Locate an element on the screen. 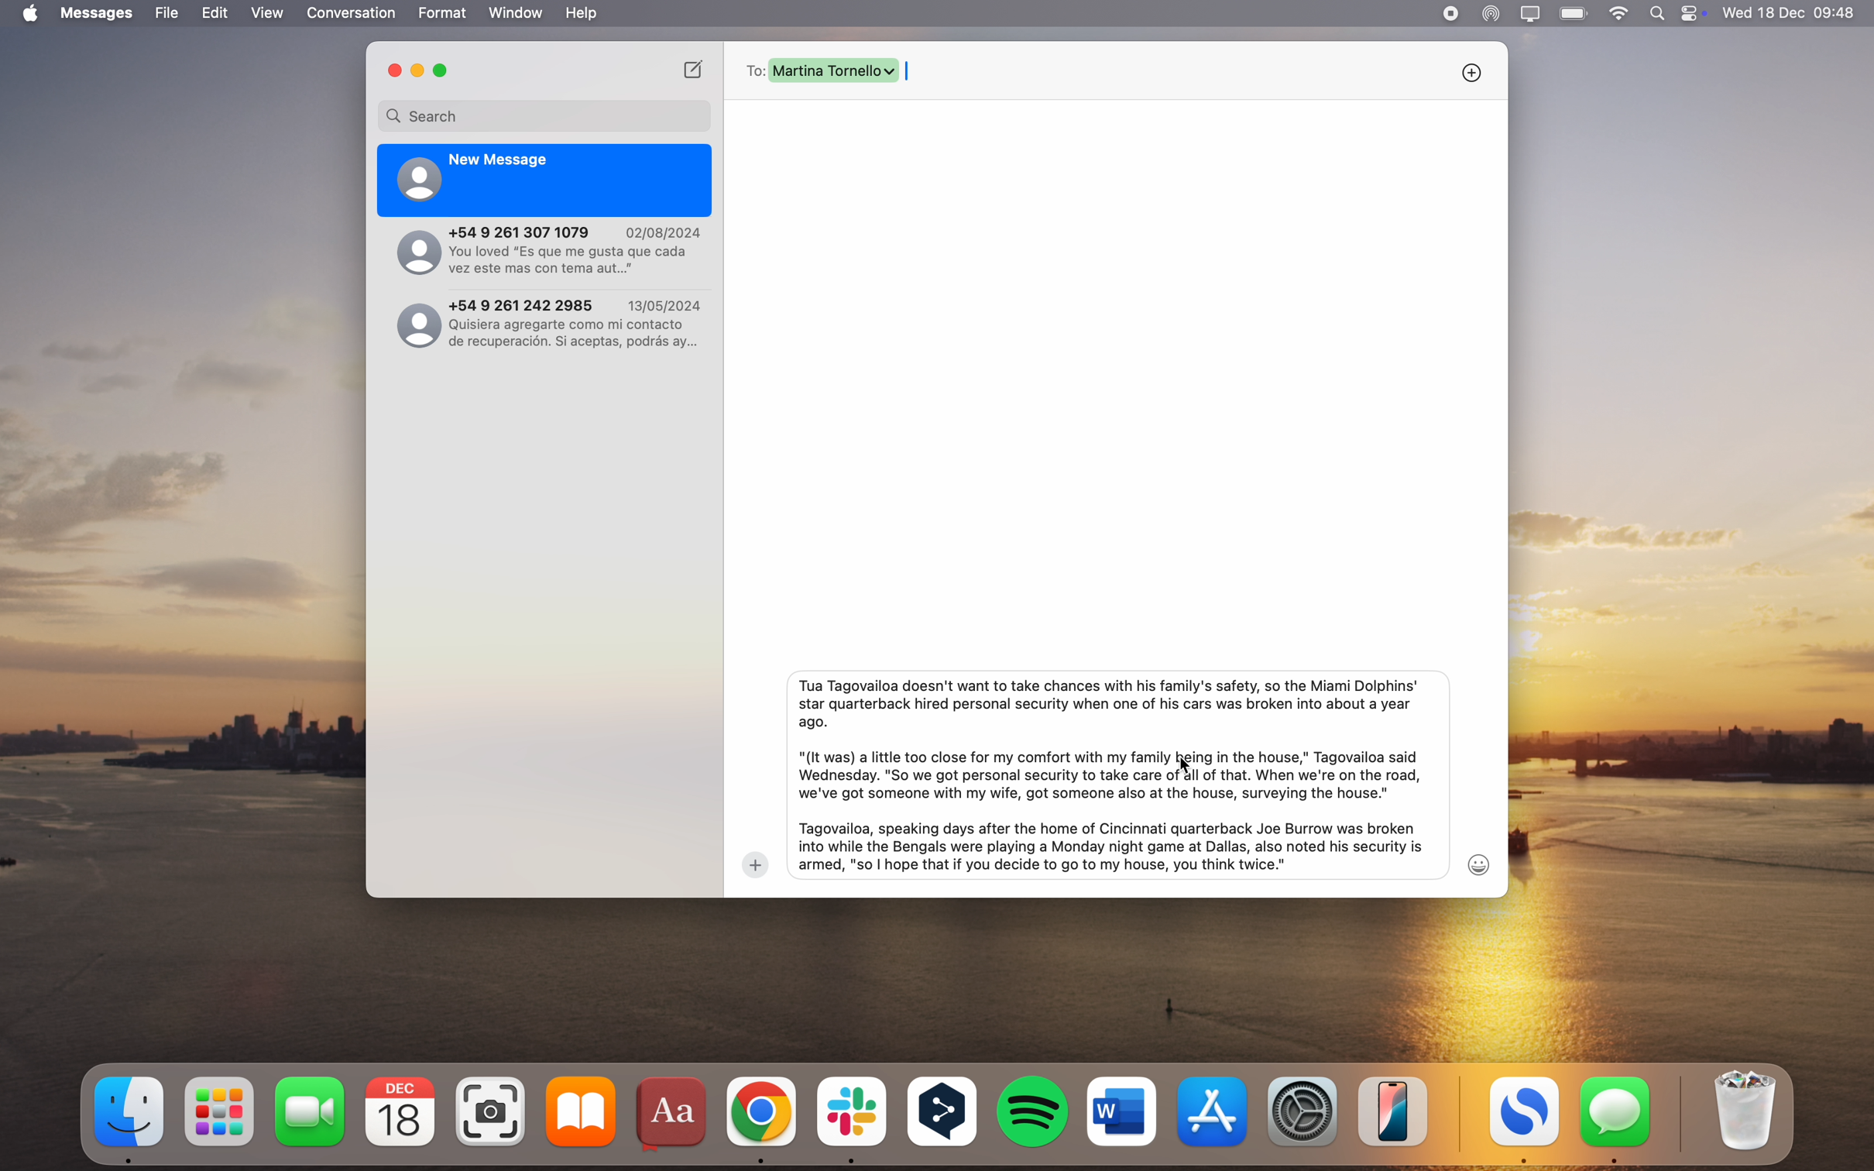 This screenshot has width=1874, height=1171. conversation is located at coordinates (352, 13).